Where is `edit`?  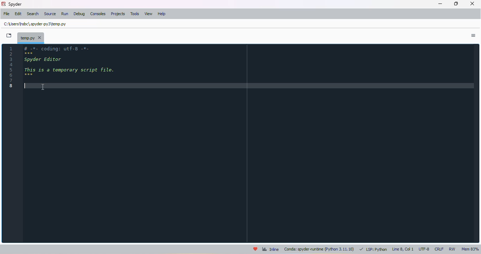
edit is located at coordinates (19, 14).